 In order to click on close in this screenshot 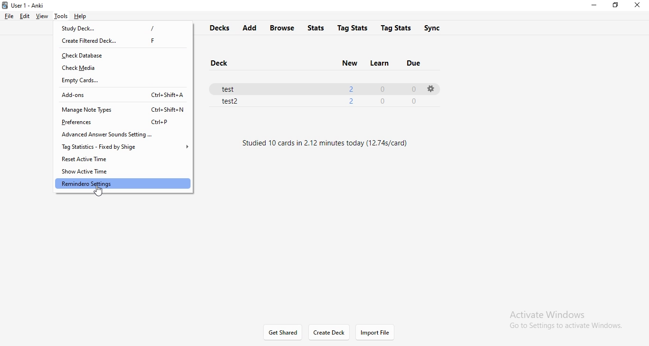, I will do `click(639, 5)`.